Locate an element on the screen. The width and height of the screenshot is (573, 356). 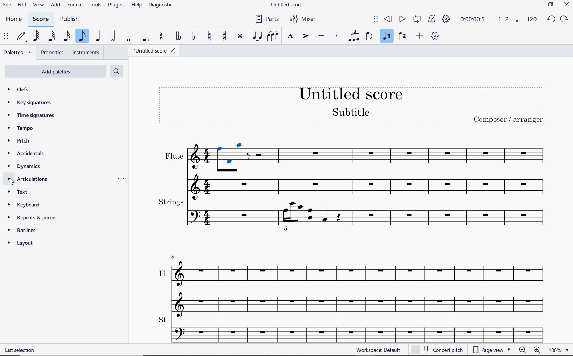
HELP is located at coordinates (136, 6).